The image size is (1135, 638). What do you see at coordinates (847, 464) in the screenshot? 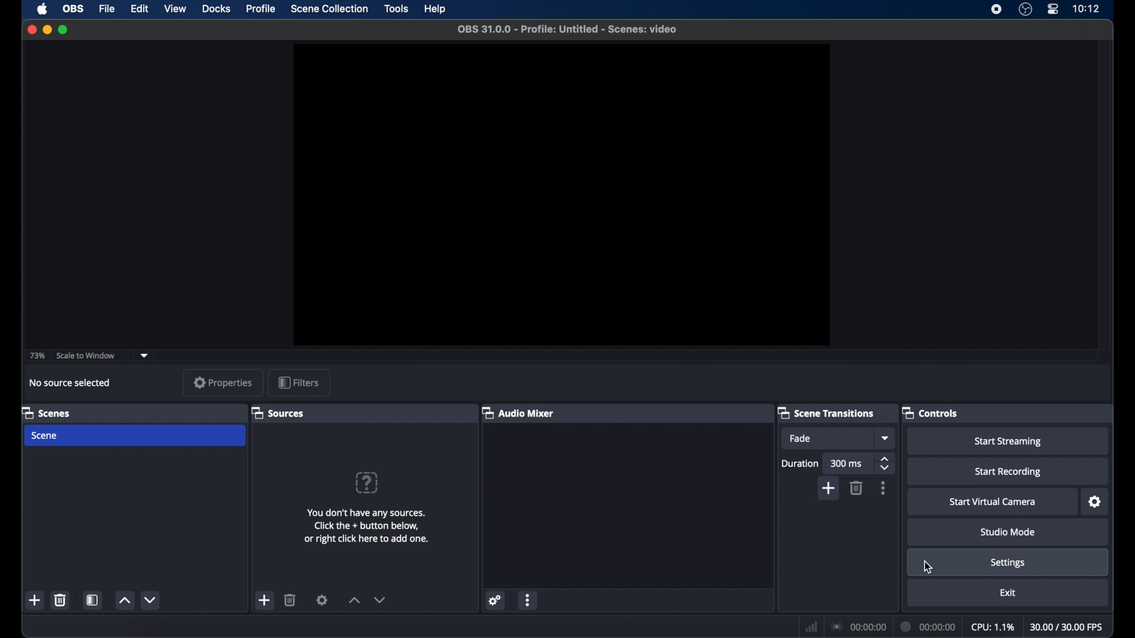
I see `300 ms` at bounding box center [847, 464].